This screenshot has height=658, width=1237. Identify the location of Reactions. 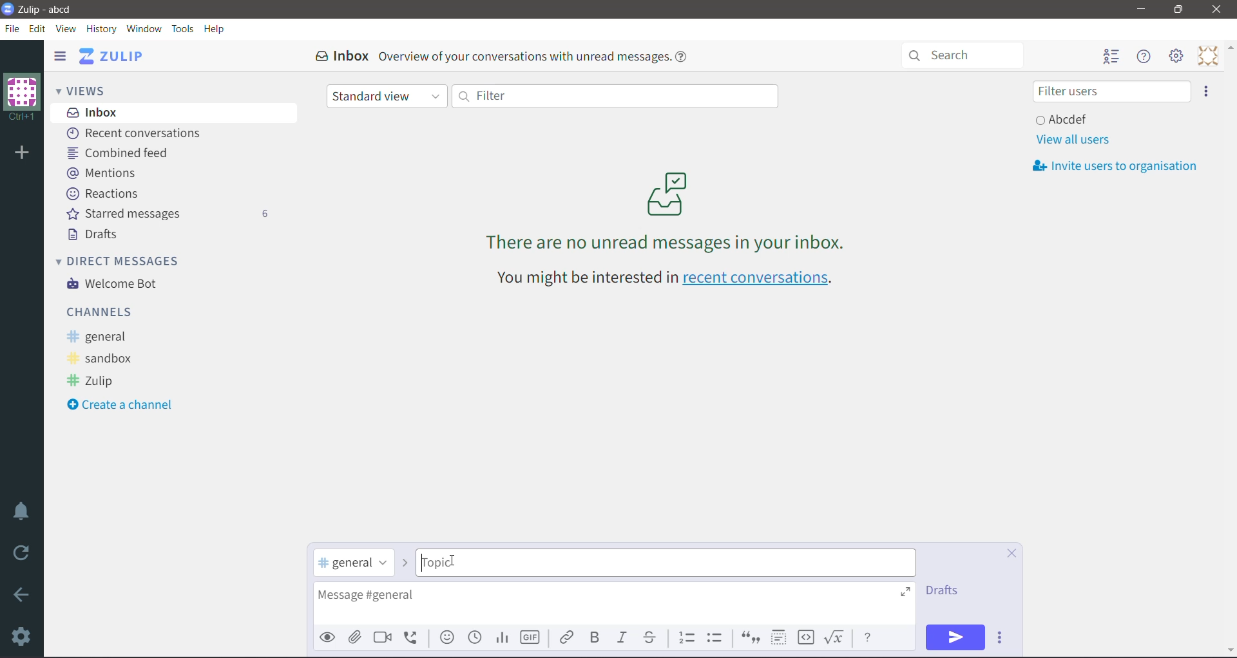
(105, 194).